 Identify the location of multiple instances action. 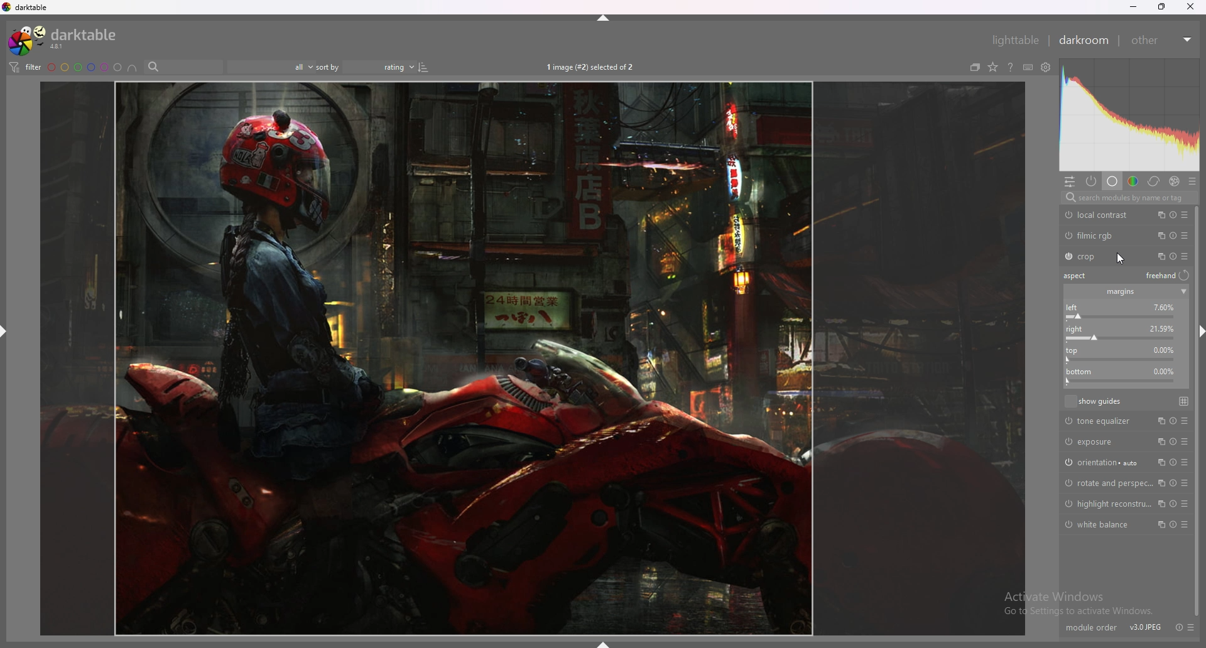
(1161, 441).